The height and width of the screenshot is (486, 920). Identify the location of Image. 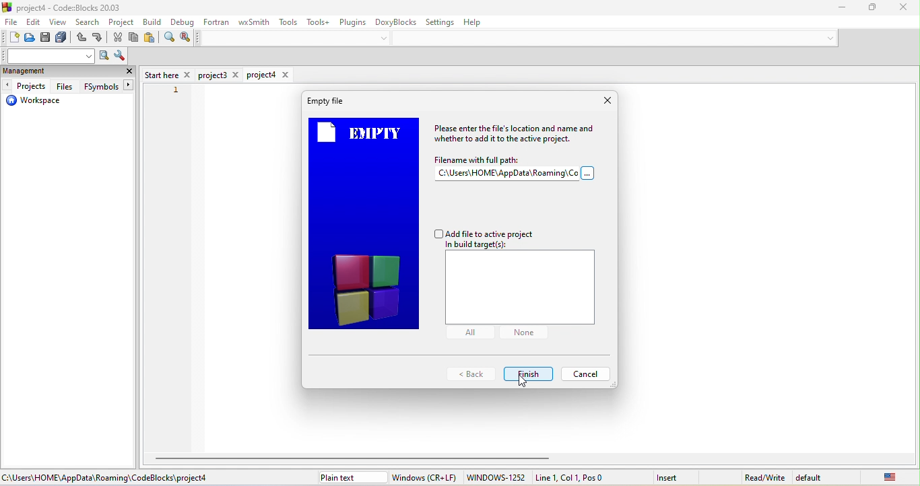
(364, 225).